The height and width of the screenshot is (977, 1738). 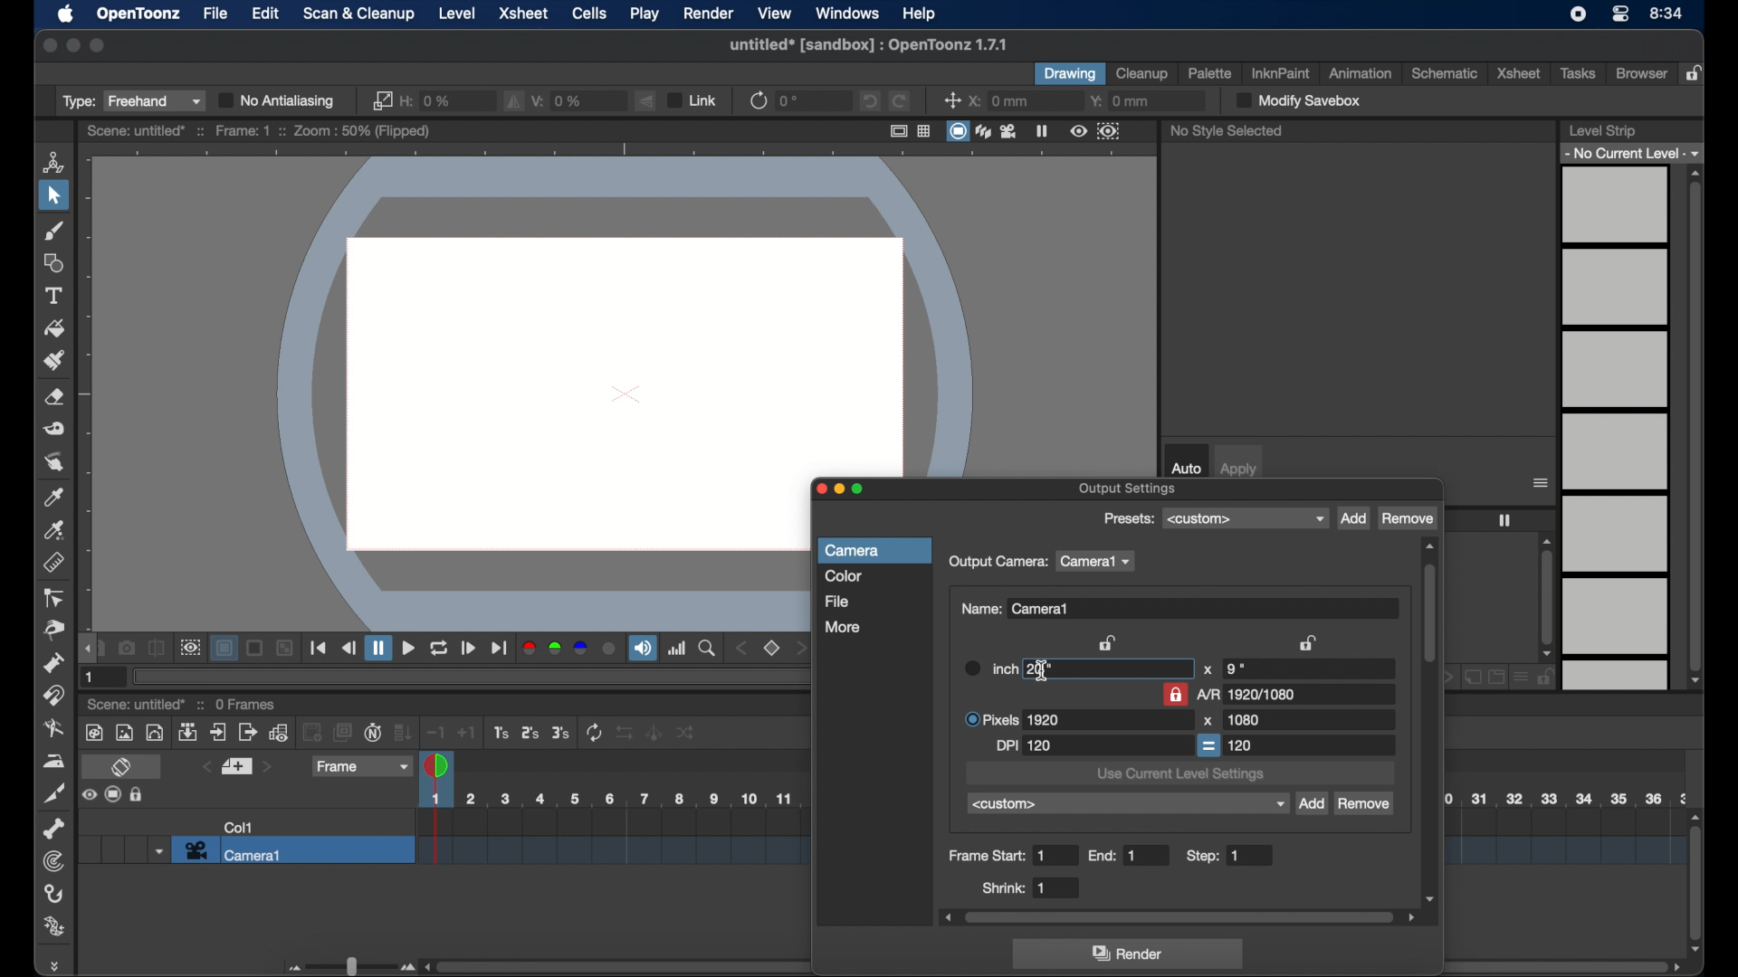 What do you see at coordinates (53, 161) in the screenshot?
I see `animate tool` at bounding box center [53, 161].